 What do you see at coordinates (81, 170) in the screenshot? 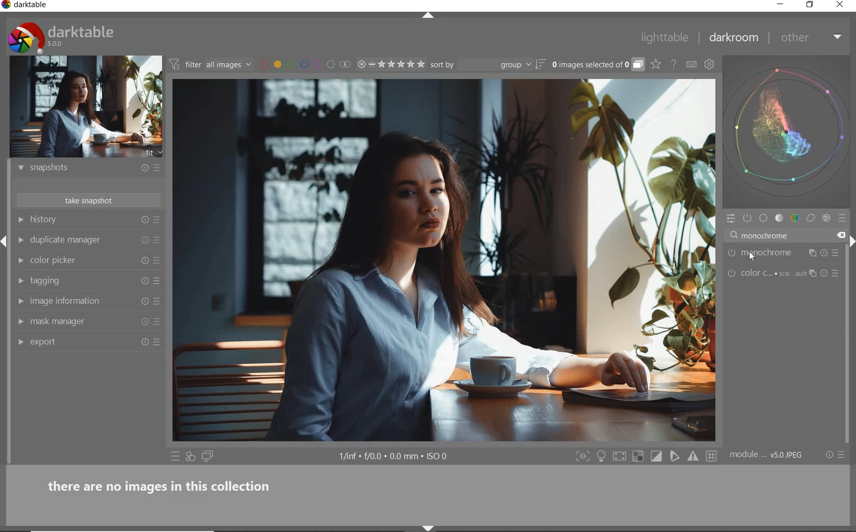
I see `snapshots` at bounding box center [81, 170].